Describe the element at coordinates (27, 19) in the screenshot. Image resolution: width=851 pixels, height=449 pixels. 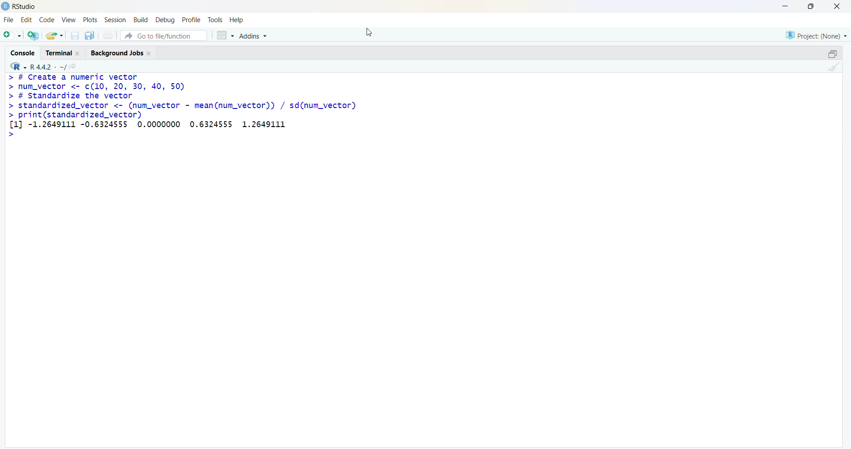
I see `edit` at that location.